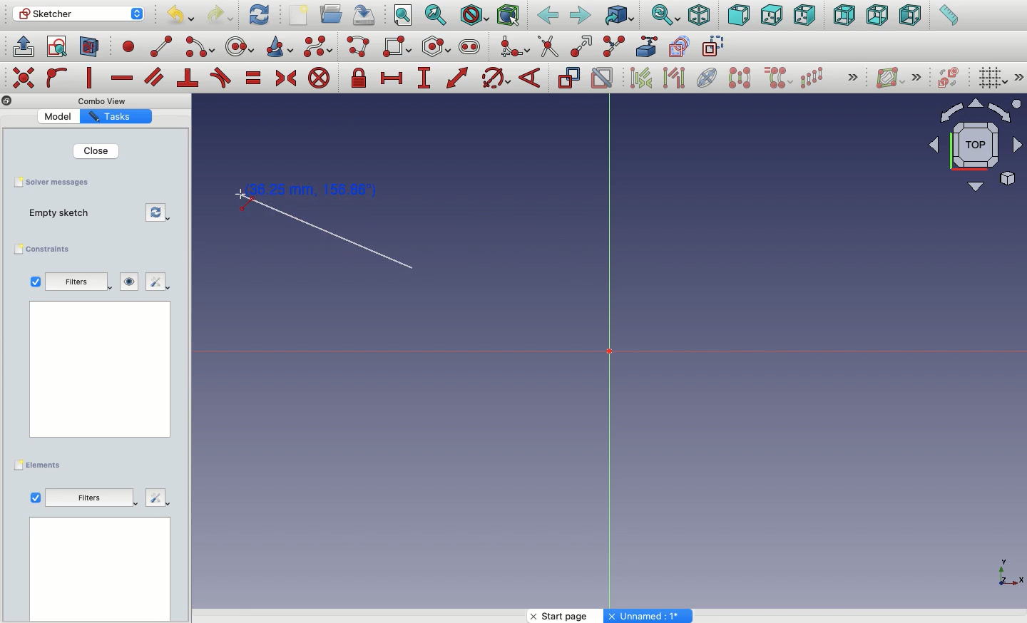  What do you see at coordinates (179, 16) in the screenshot?
I see `Undo` at bounding box center [179, 16].